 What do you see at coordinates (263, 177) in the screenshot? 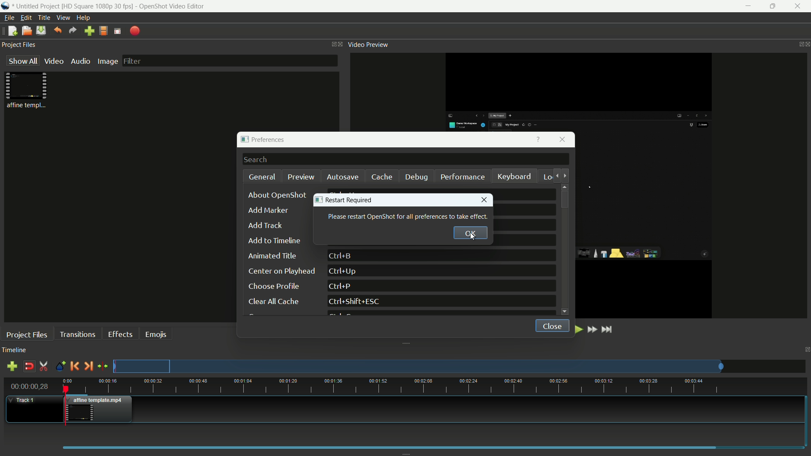
I see `general` at bounding box center [263, 177].